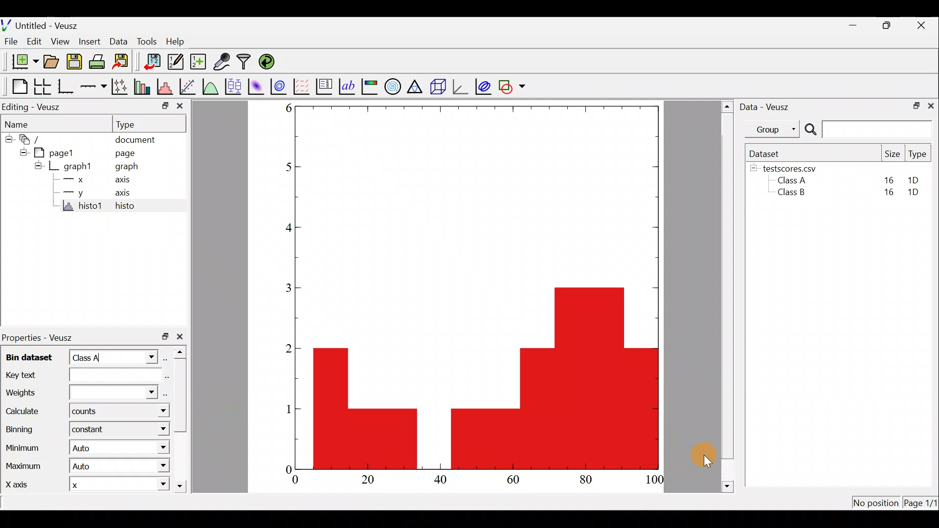 The height and width of the screenshot is (528, 939). What do you see at coordinates (72, 192) in the screenshot?
I see `y` at bounding box center [72, 192].